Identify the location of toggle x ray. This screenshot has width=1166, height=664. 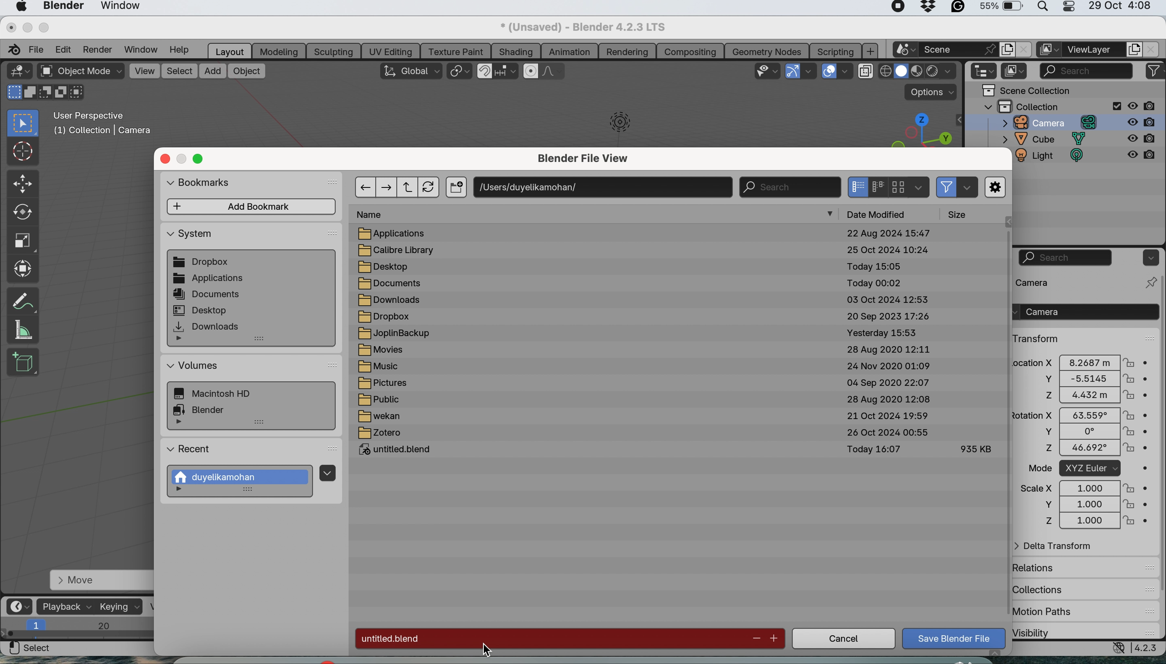
(865, 73).